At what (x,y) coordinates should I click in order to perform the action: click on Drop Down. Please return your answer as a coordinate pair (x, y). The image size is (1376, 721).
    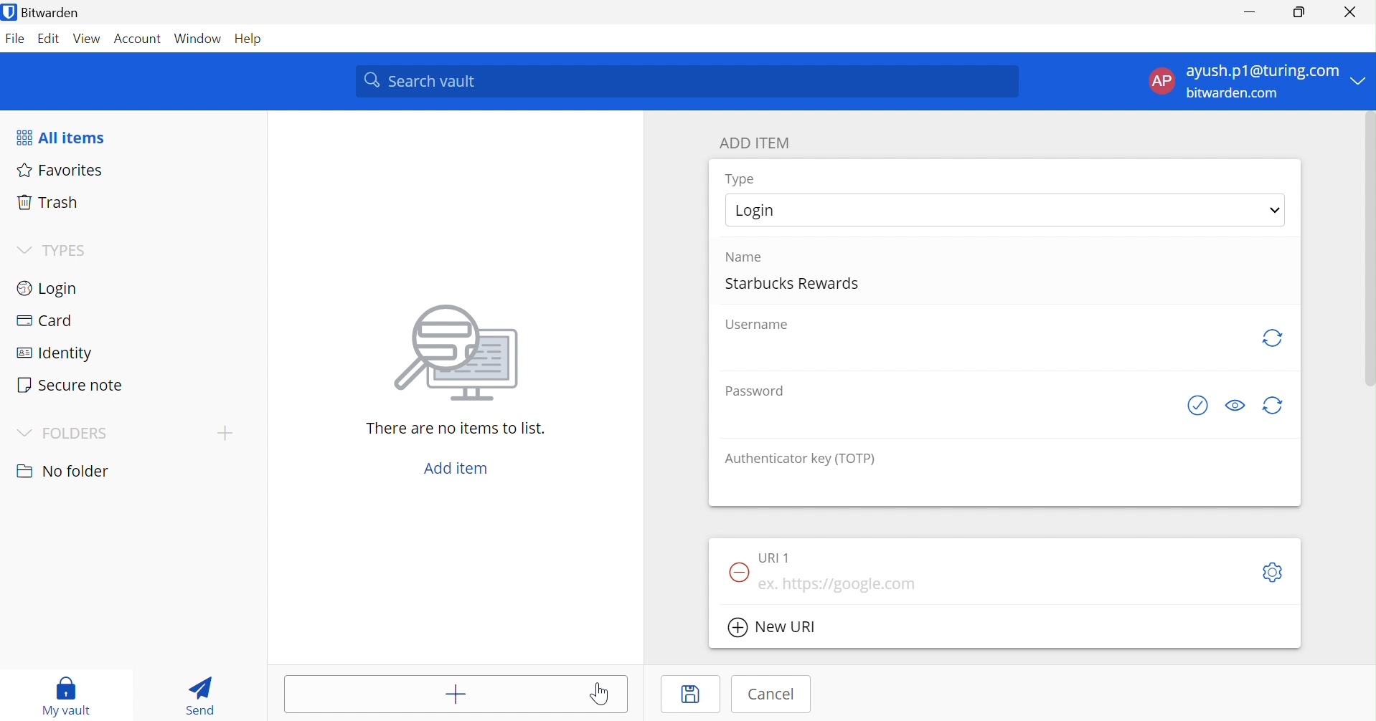
    Looking at the image, I should click on (224, 433).